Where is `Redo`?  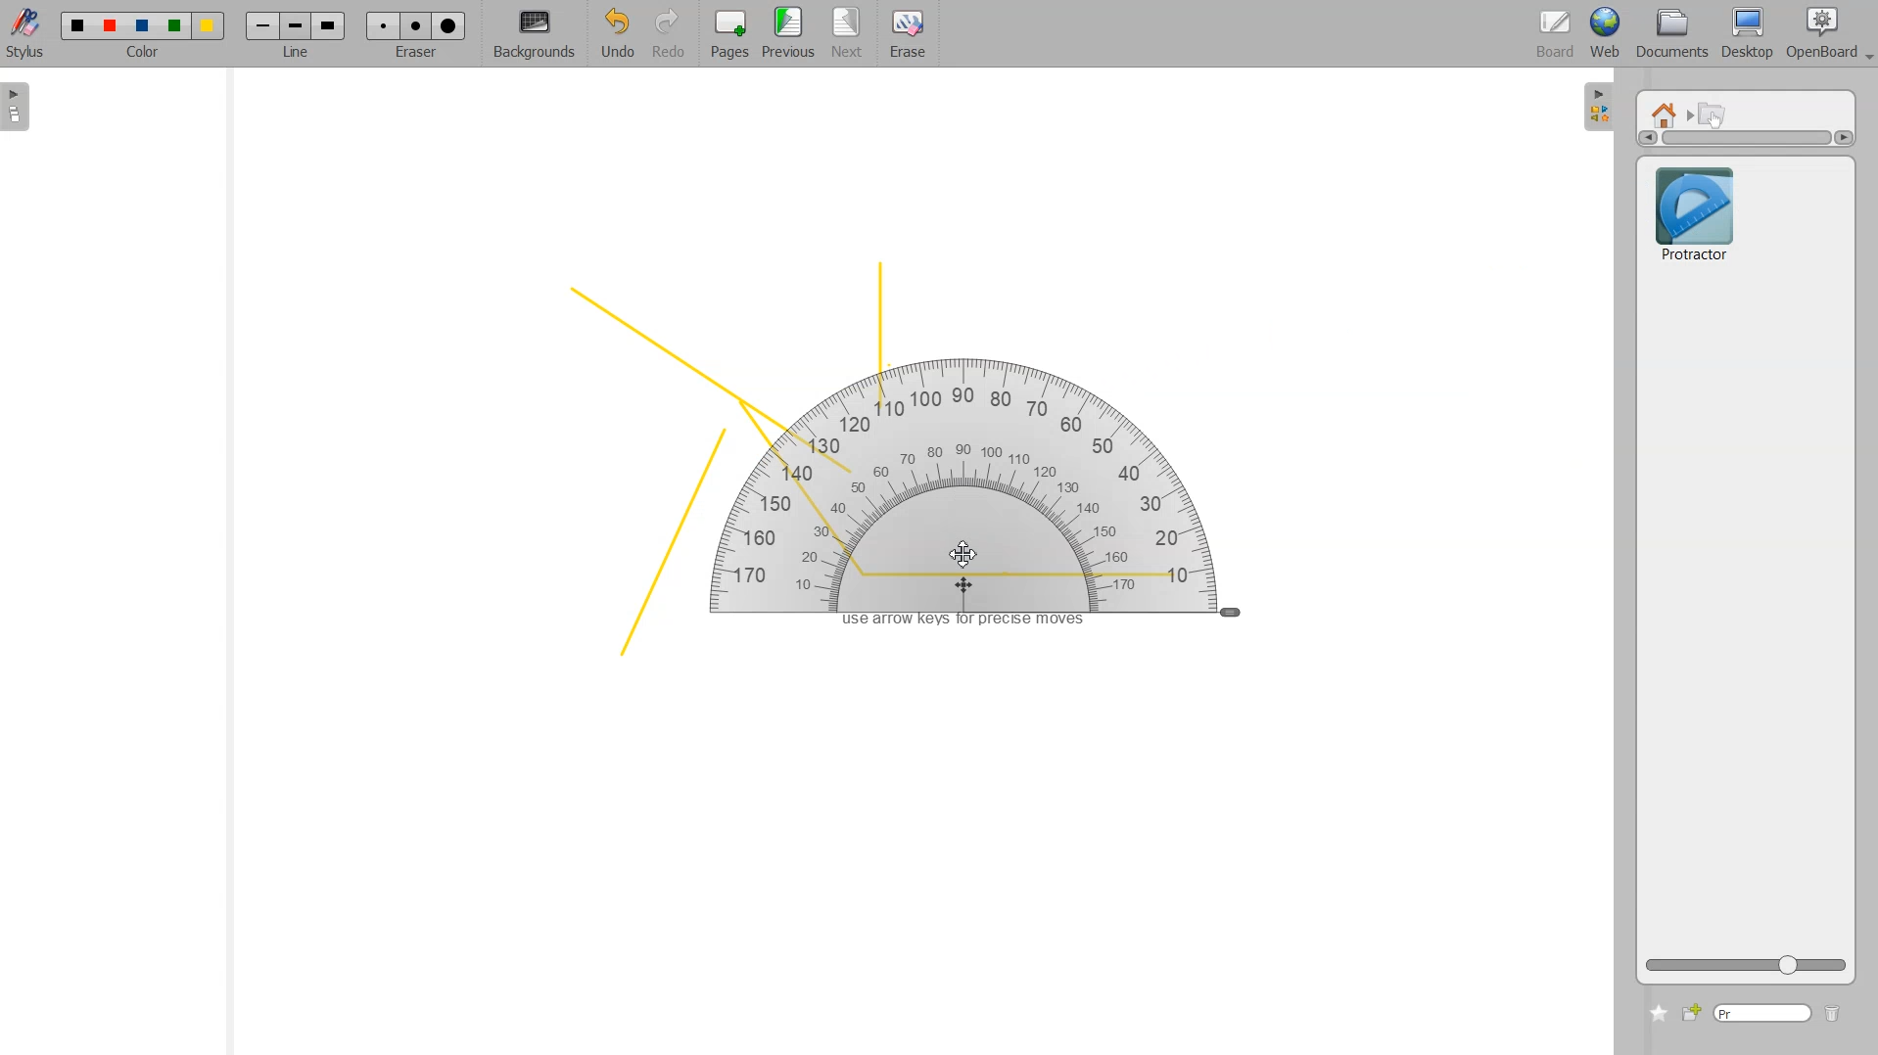
Redo is located at coordinates (669, 35).